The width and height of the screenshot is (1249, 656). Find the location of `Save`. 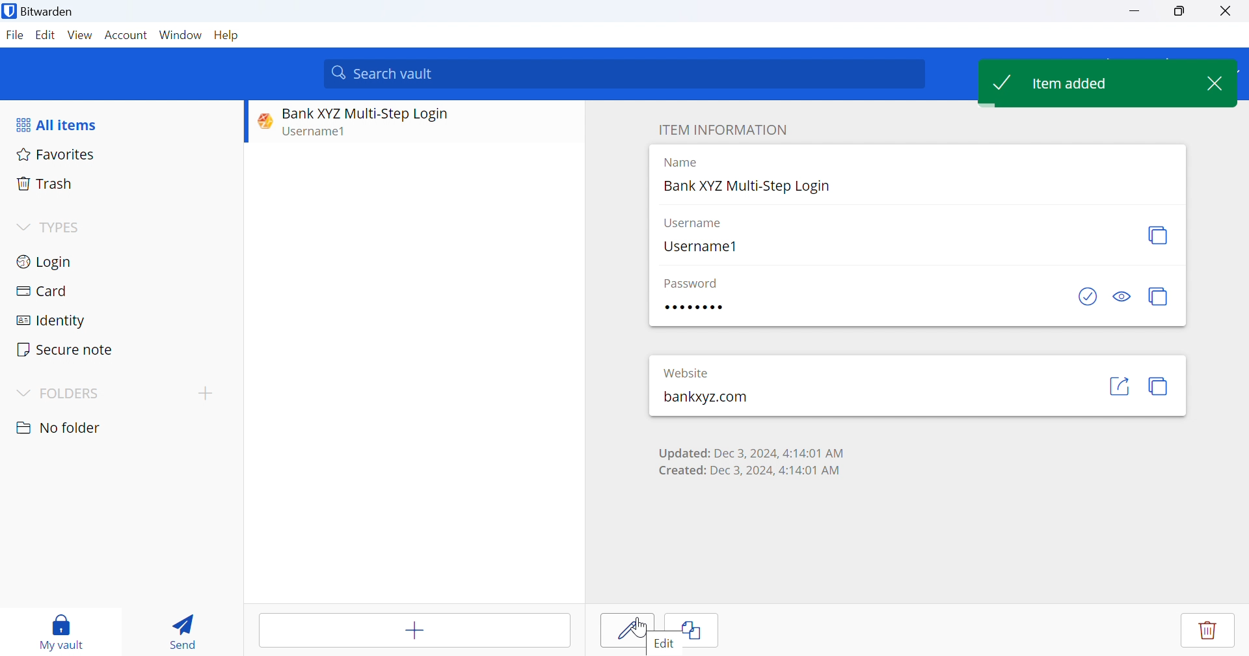

Save is located at coordinates (624, 630).